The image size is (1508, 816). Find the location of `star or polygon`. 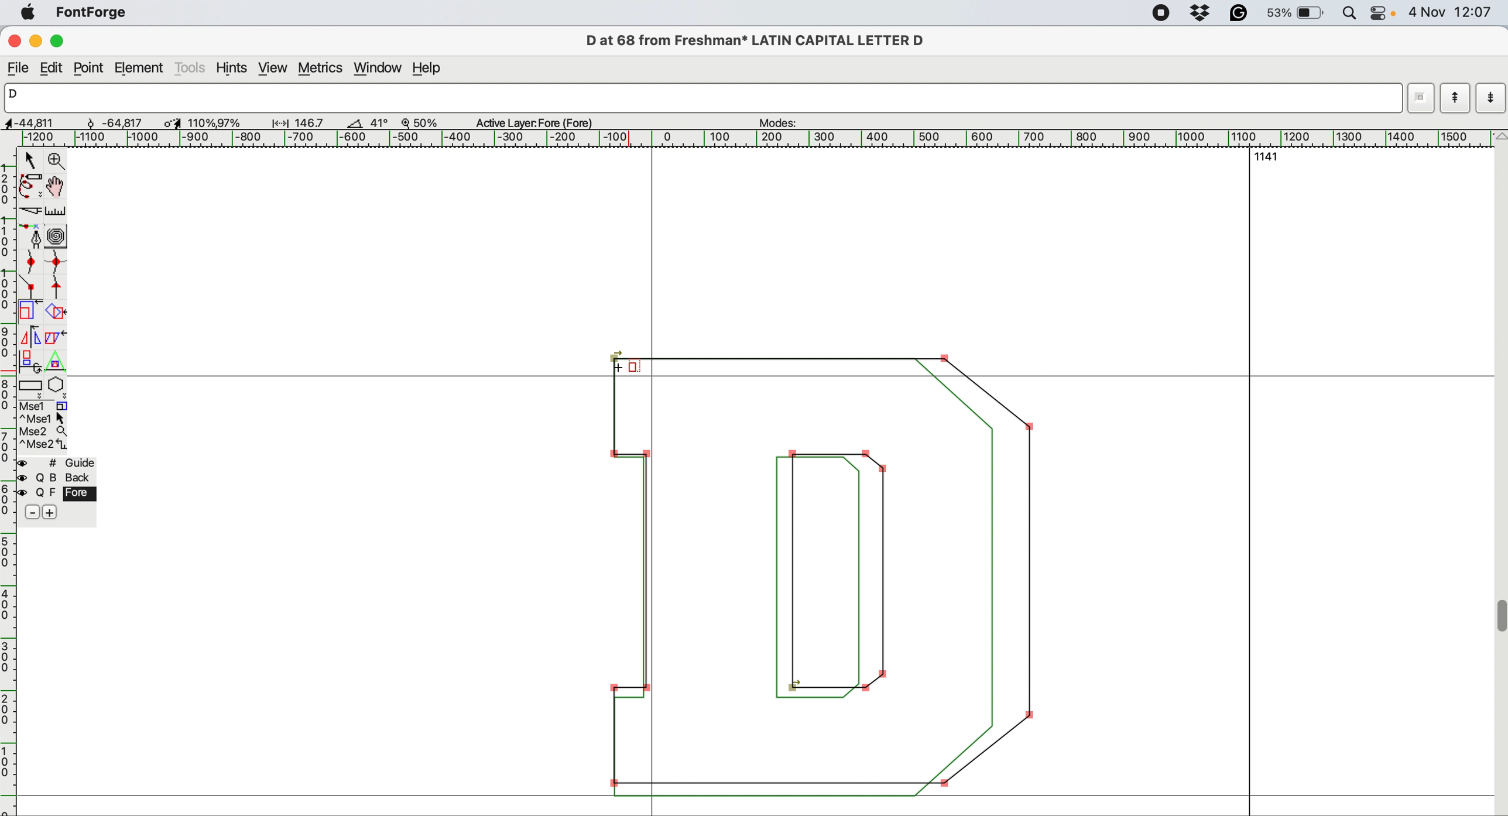

star or polygon is located at coordinates (57, 388).